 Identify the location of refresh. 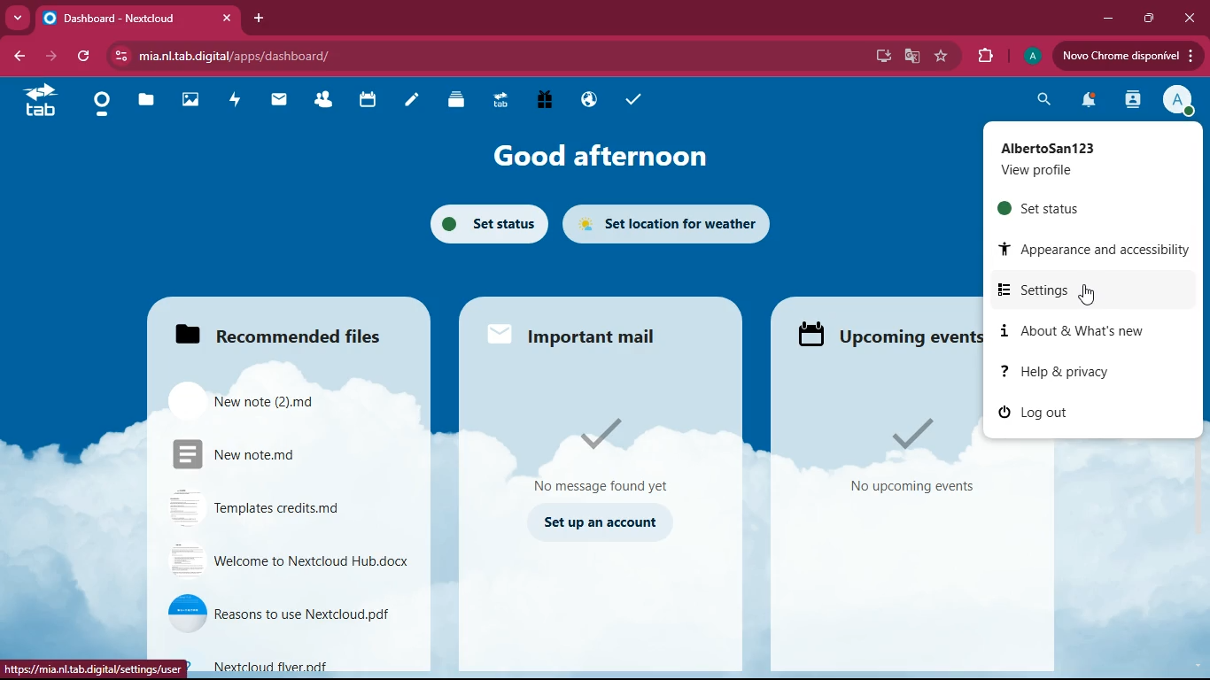
(82, 58).